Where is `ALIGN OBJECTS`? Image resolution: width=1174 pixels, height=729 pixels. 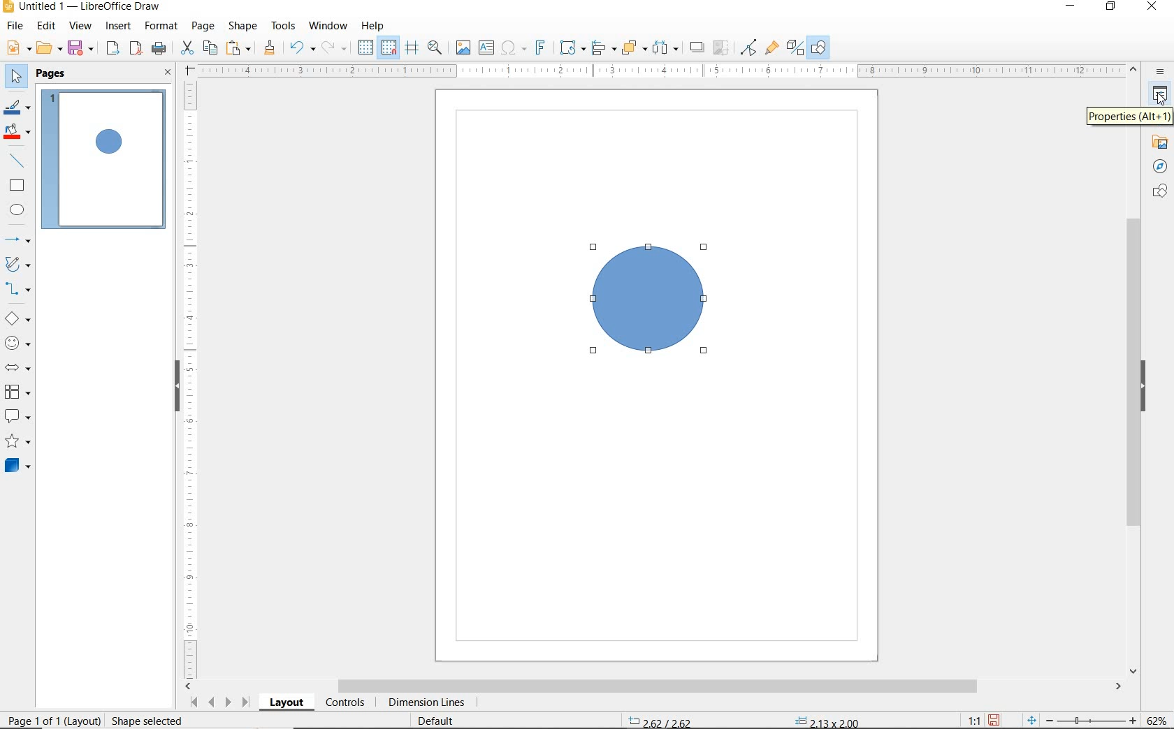
ALIGN OBJECTS is located at coordinates (604, 47).